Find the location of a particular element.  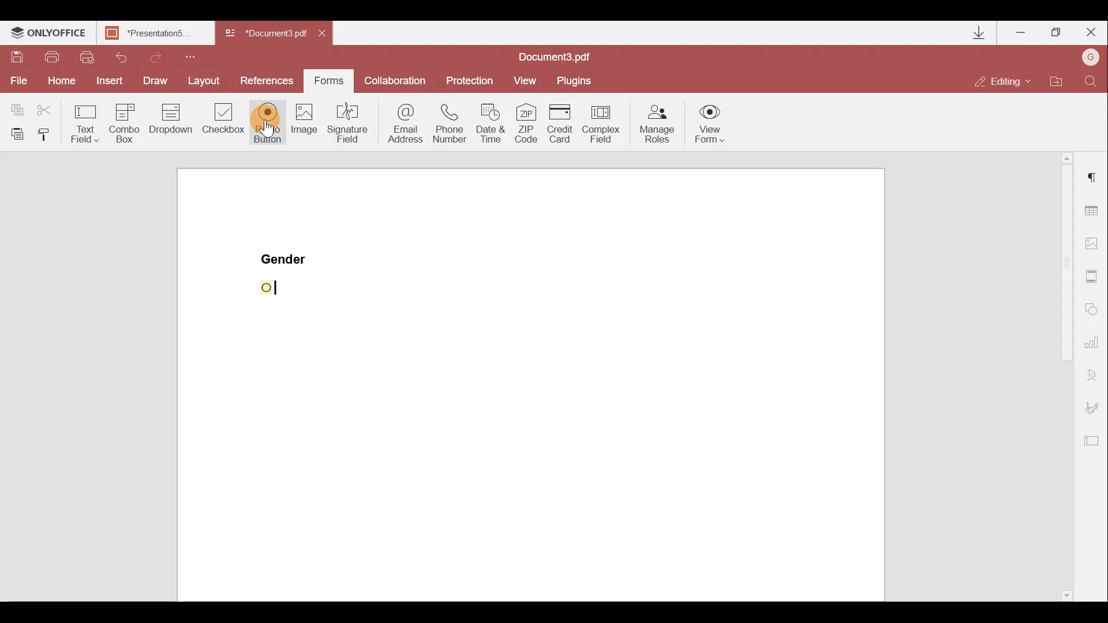

File is located at coordinates (16, 81).